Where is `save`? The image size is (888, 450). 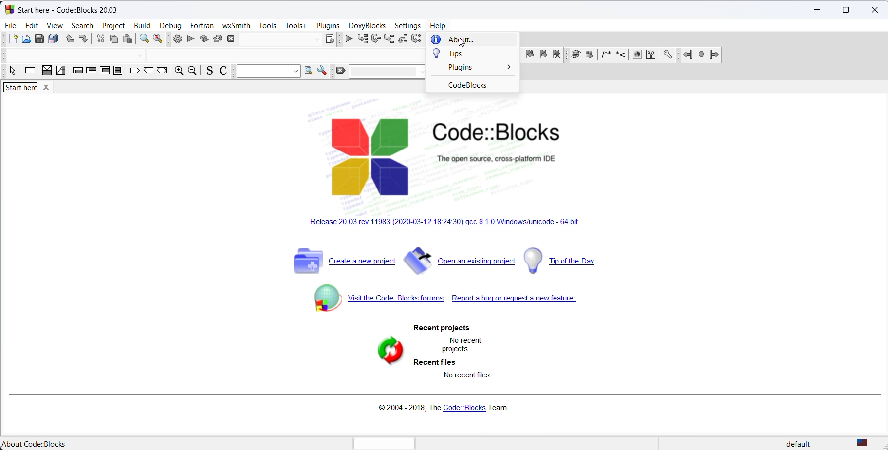 save is located at coordinates (39, 39).